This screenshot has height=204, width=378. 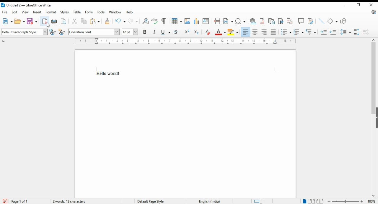 What do you see at coordinates (17, 201) in the screenshot?
I see `page information` at bounding box center [17, 201].